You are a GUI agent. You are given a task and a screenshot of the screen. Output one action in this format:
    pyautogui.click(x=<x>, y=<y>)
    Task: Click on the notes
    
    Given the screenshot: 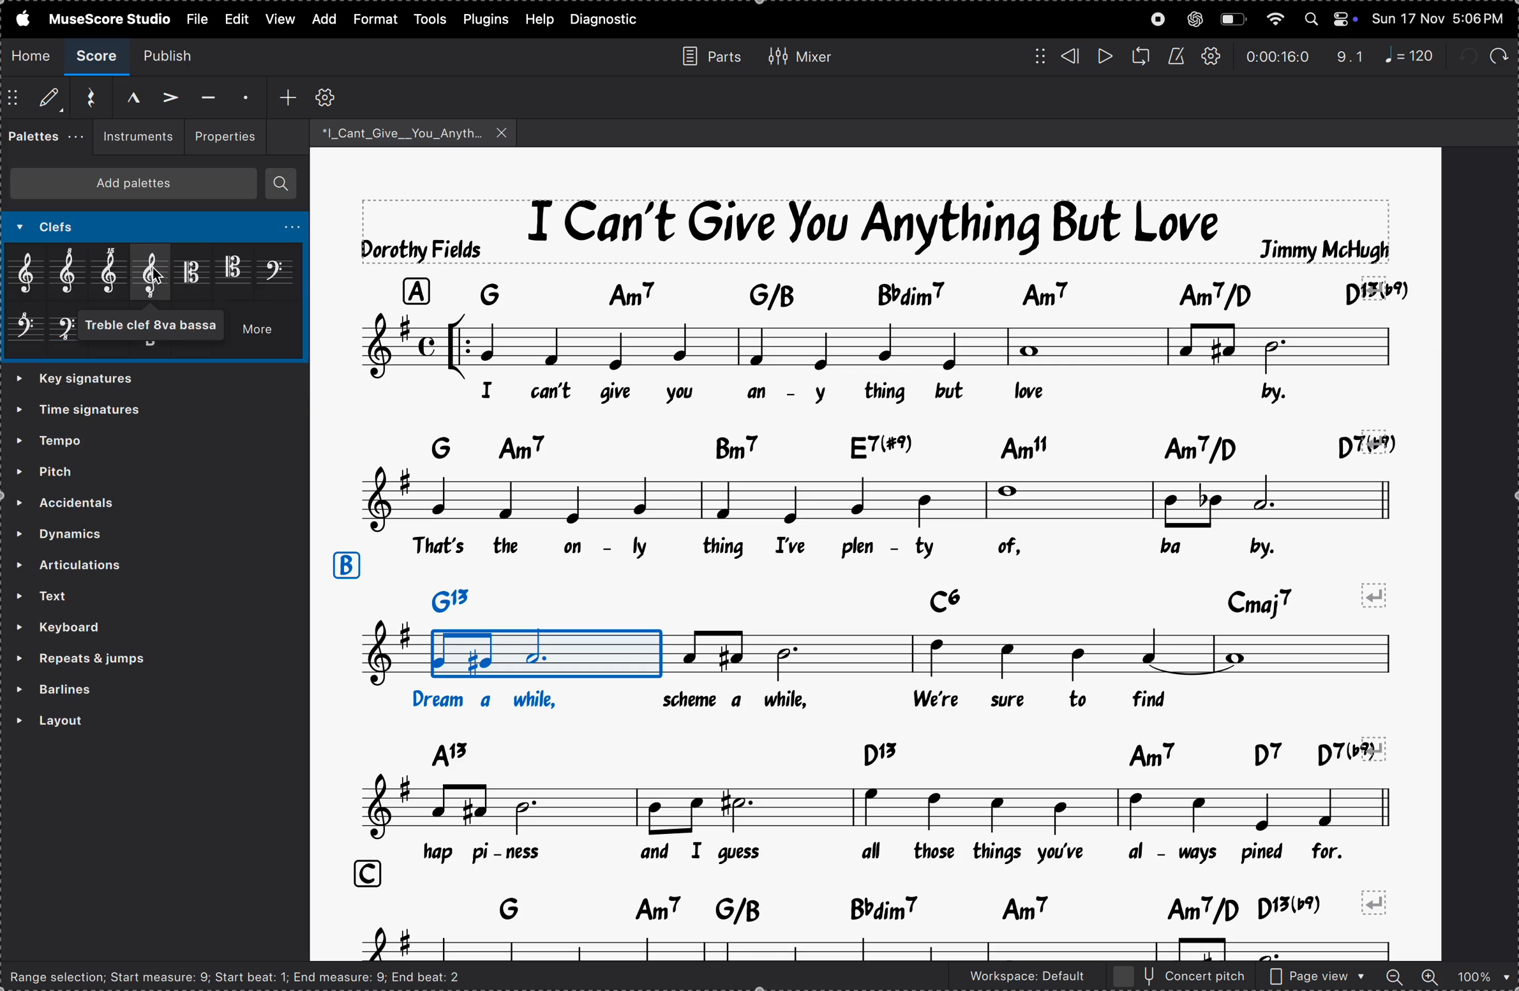 What is the action you would take?
    pyautogui.click(x=878, y=345)
    